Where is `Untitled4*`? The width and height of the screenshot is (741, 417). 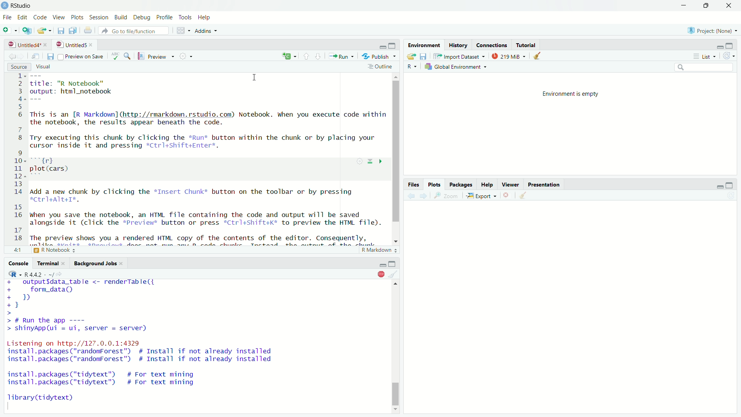
Untitled4* is located at coordinates (28, 44).